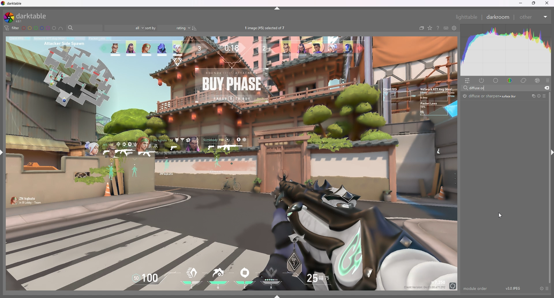 Image resolution: width=554 pixels, height=298 pixels. What do you see at coordinates (496, 80) in the screenshot?
I see `base` at bounding box center [496, 80].